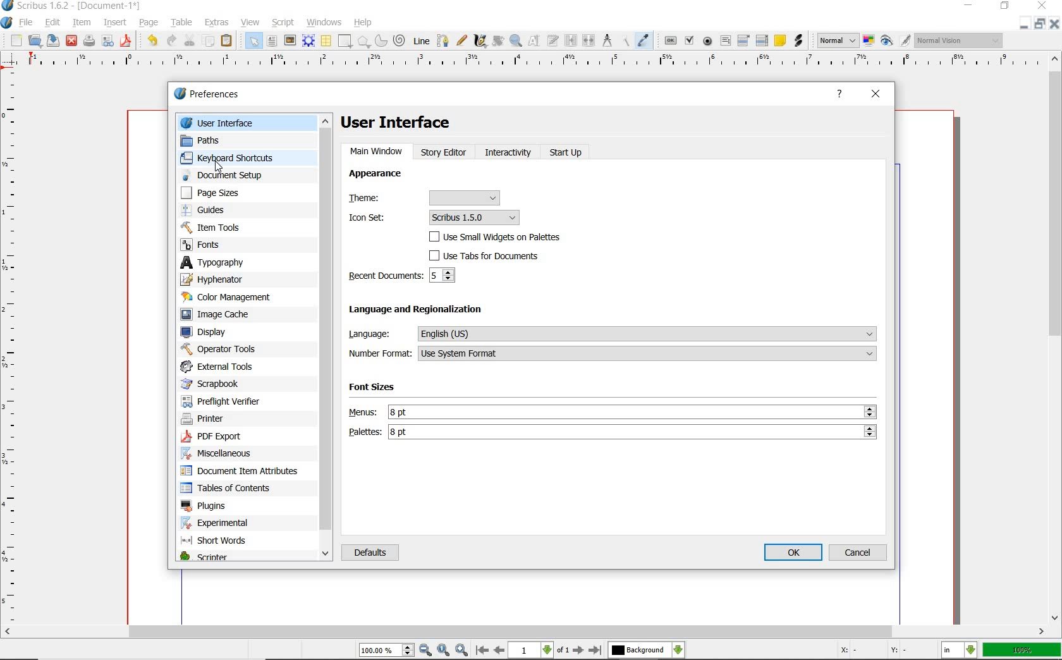 The image size is (1062, 660). Describe the element at coordinates (481, 42) in the screenshot. I see `calligraphic line` at that location.